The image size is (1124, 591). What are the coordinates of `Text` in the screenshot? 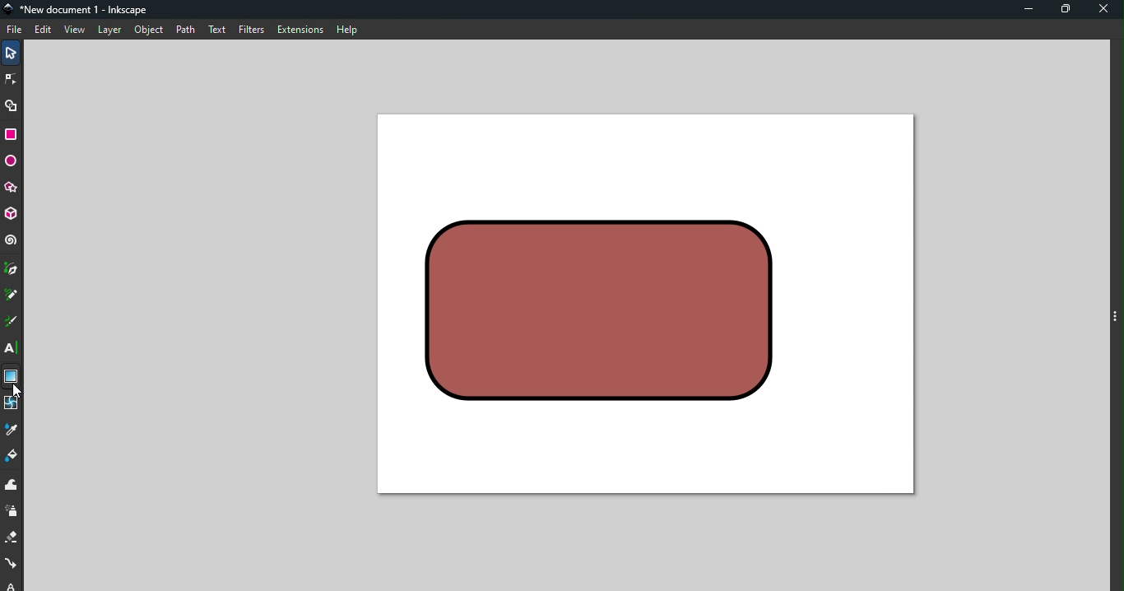 It's located at (216, 28).